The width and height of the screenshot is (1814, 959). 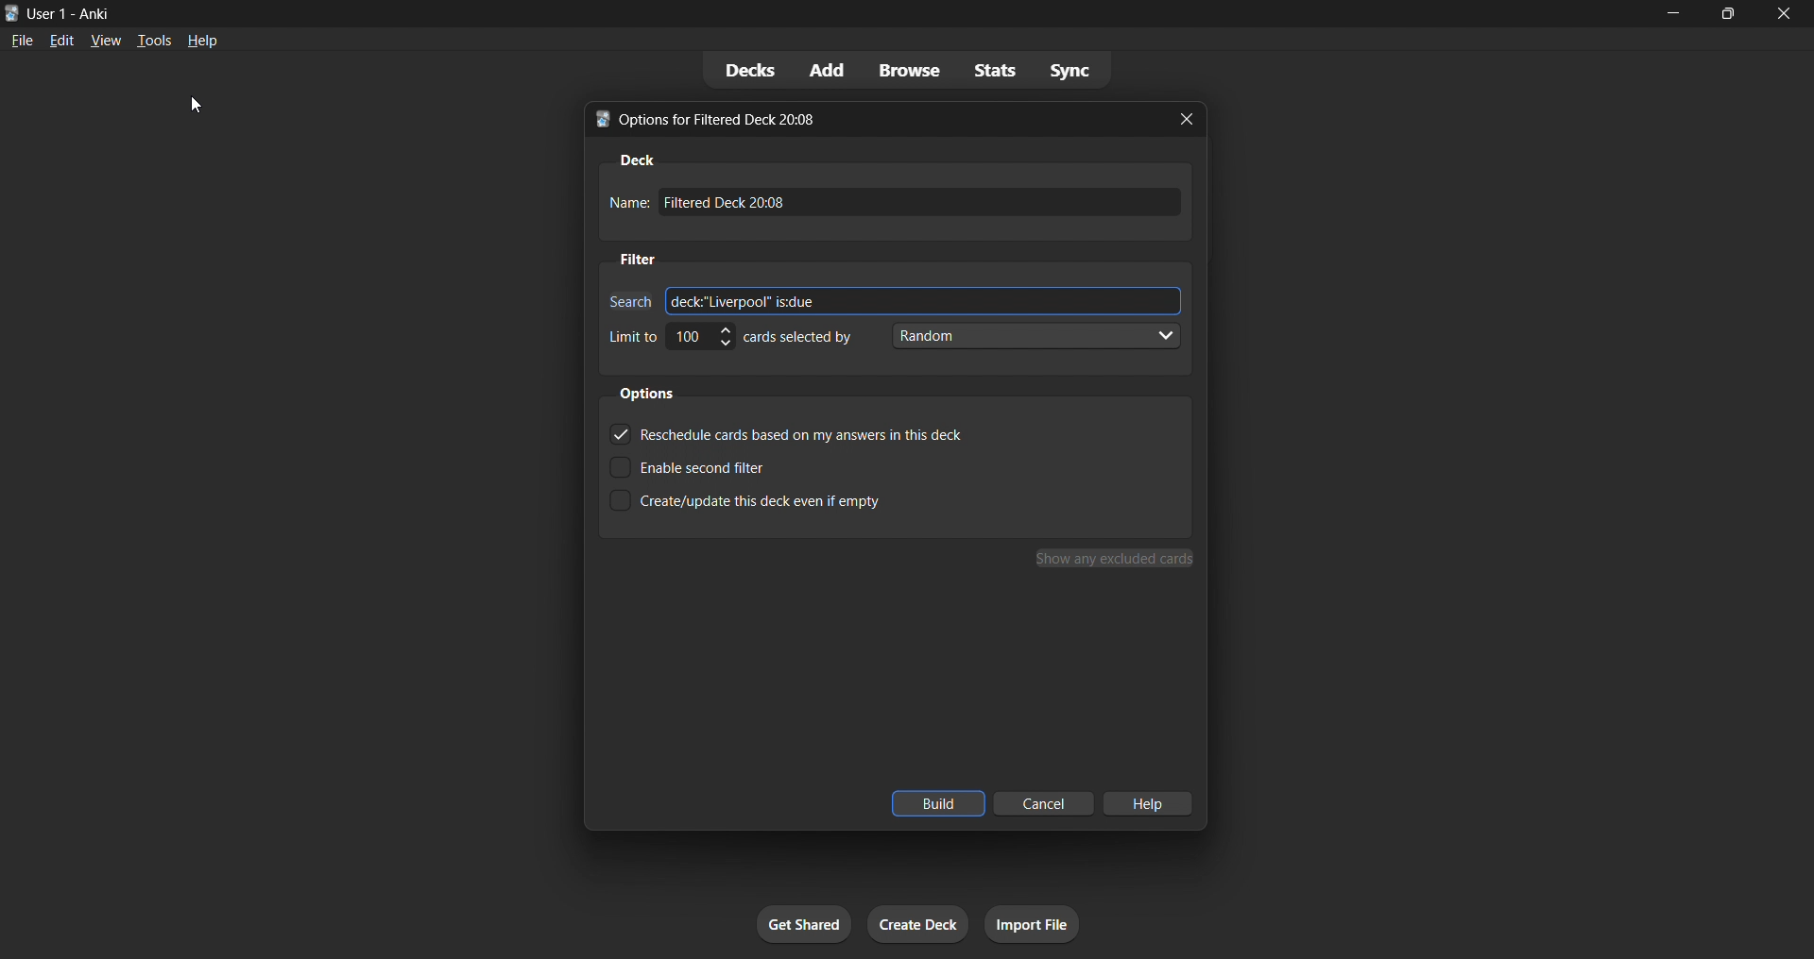 I want to click on create deck, so click(x=915, y=923).